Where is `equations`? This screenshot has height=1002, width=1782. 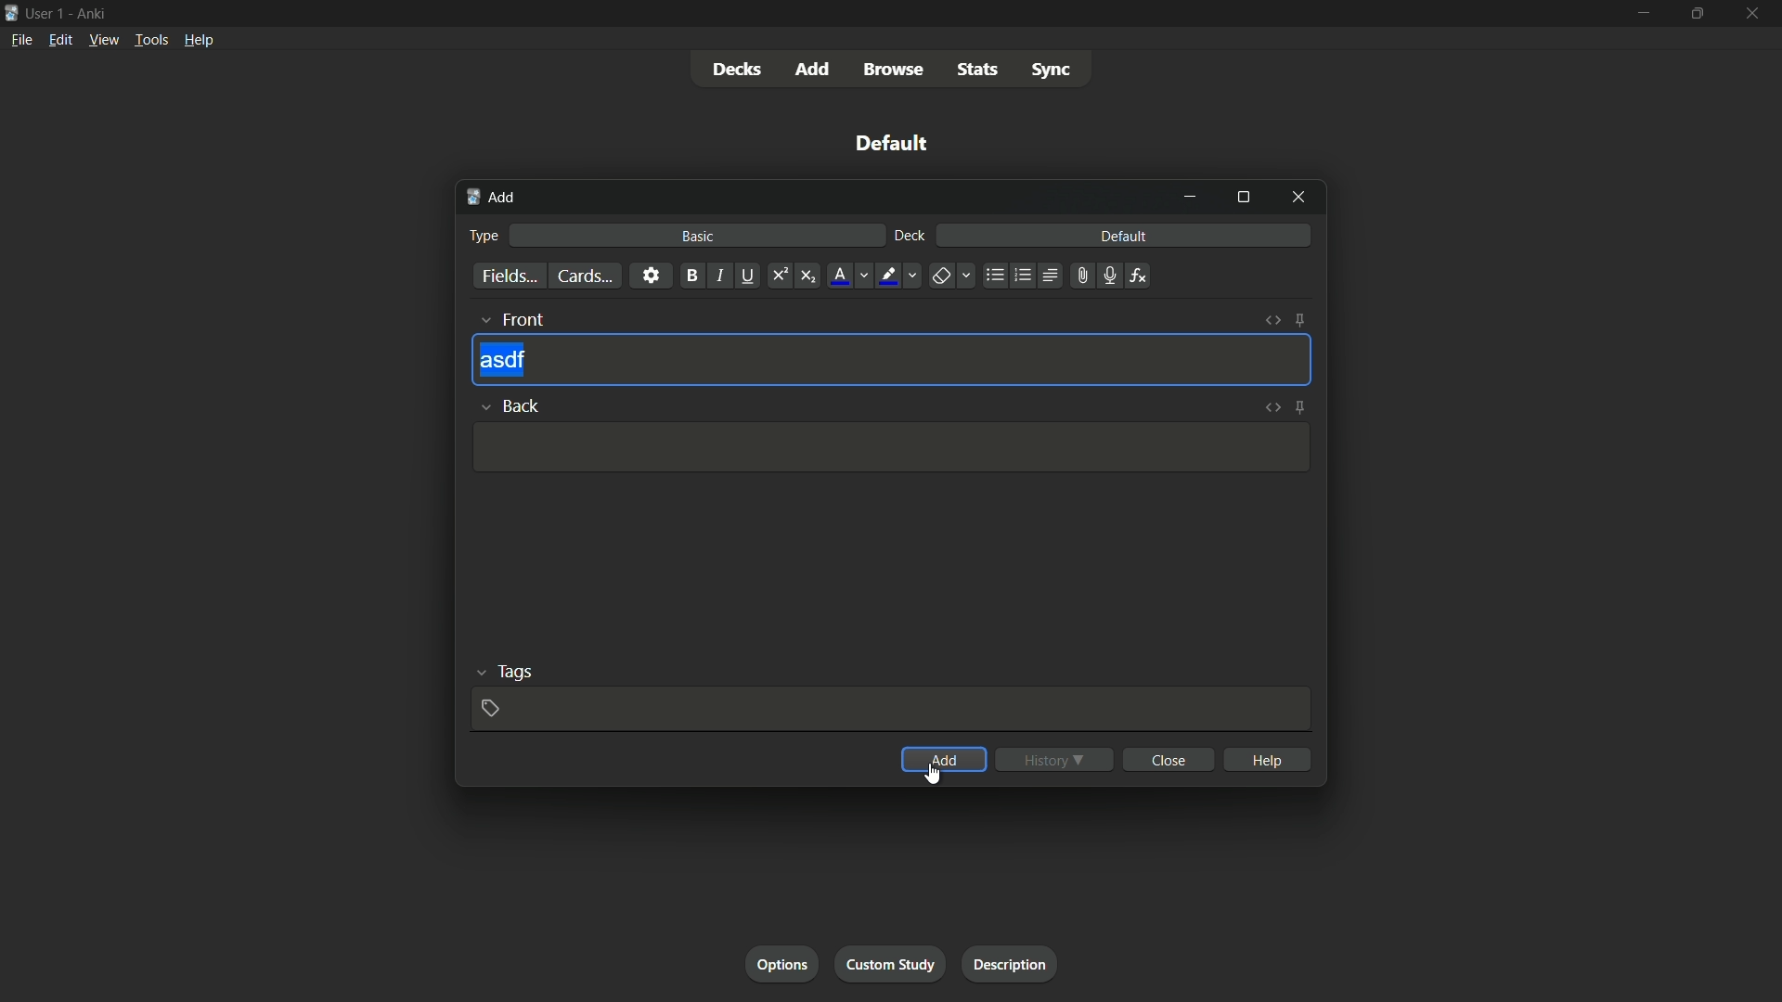 equations is located at coordinates (1141, 276).